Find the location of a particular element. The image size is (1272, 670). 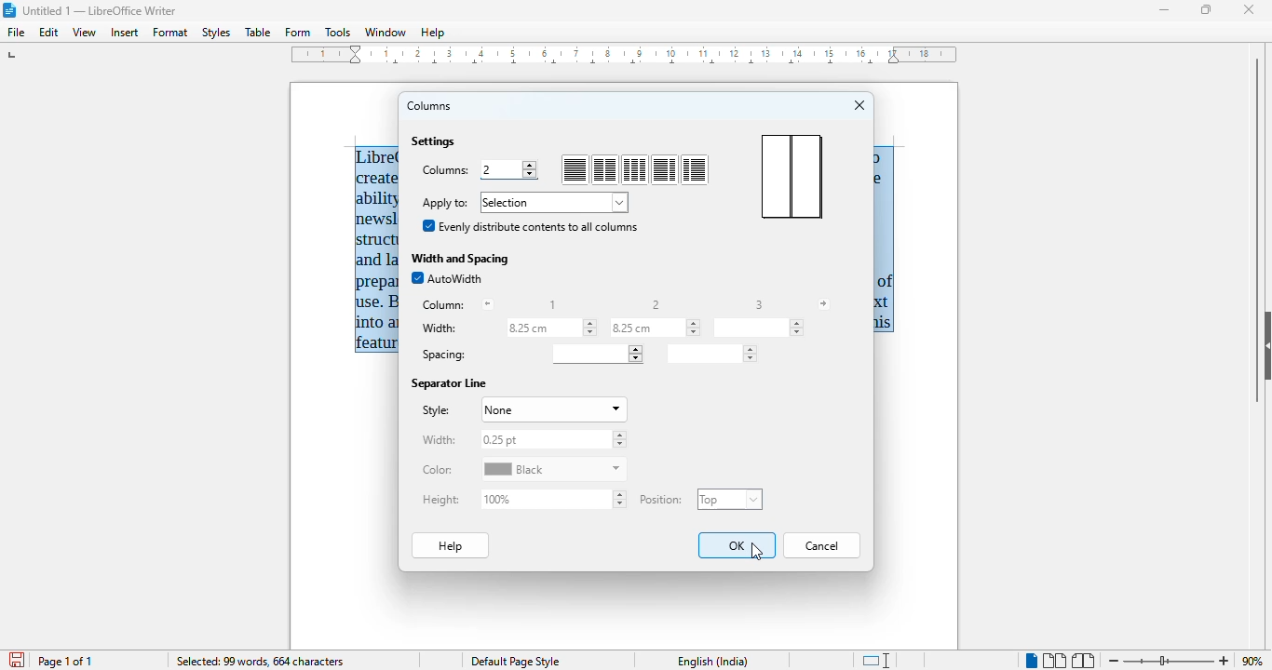

8.25 cm is located at coordinates (655, 328).